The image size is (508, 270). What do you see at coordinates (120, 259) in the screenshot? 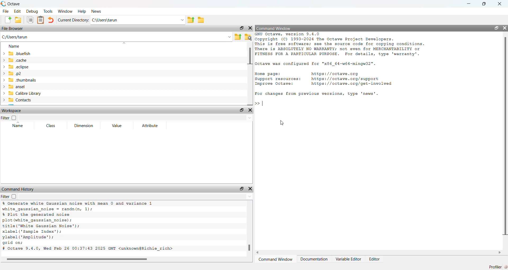
I see `horizontal scroll bar` at bounding box center [120, 259].